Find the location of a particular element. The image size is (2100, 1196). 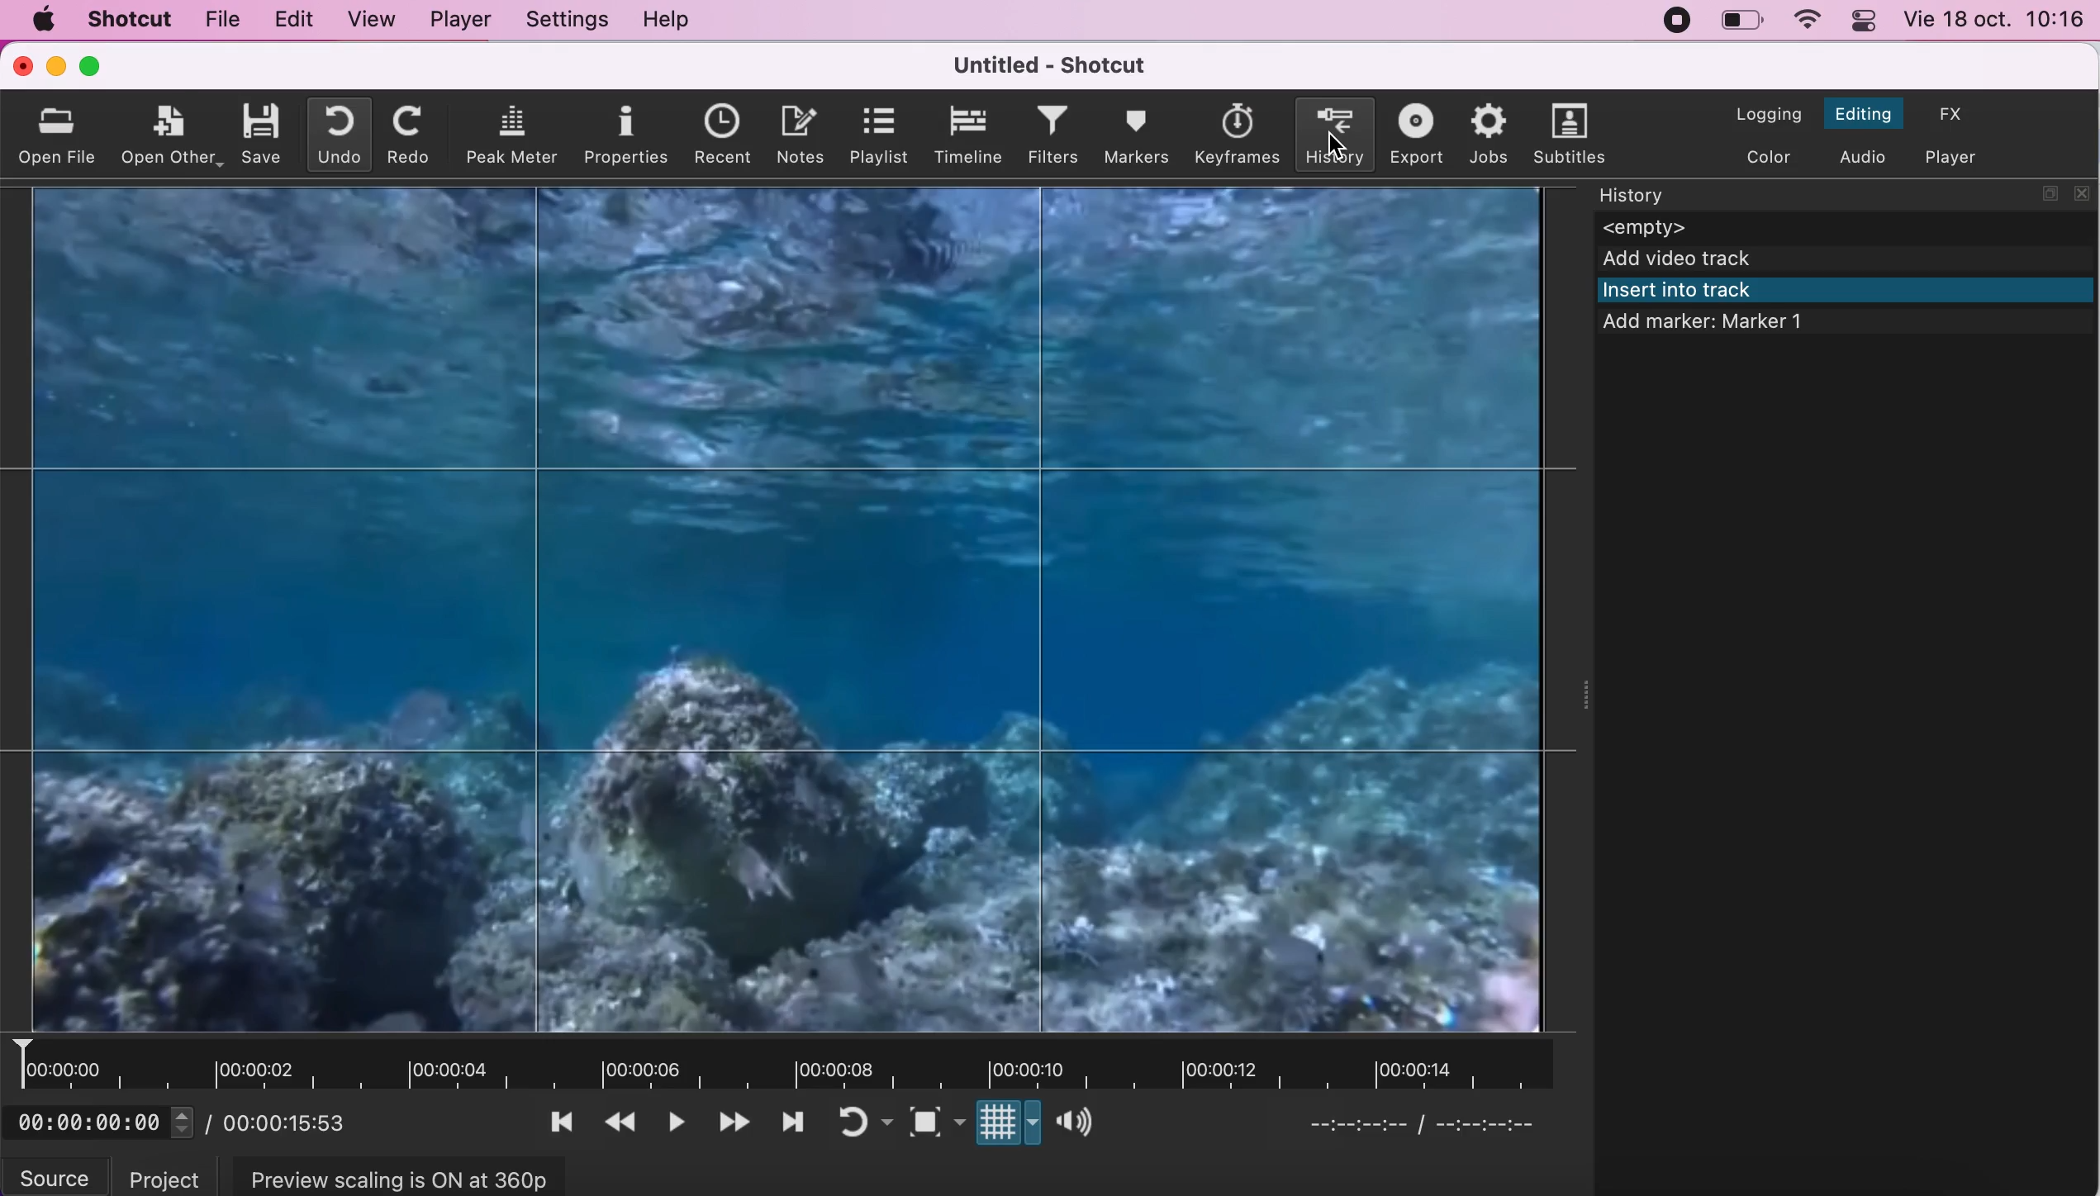

recording stopped is located at coordinates (1670, 21).